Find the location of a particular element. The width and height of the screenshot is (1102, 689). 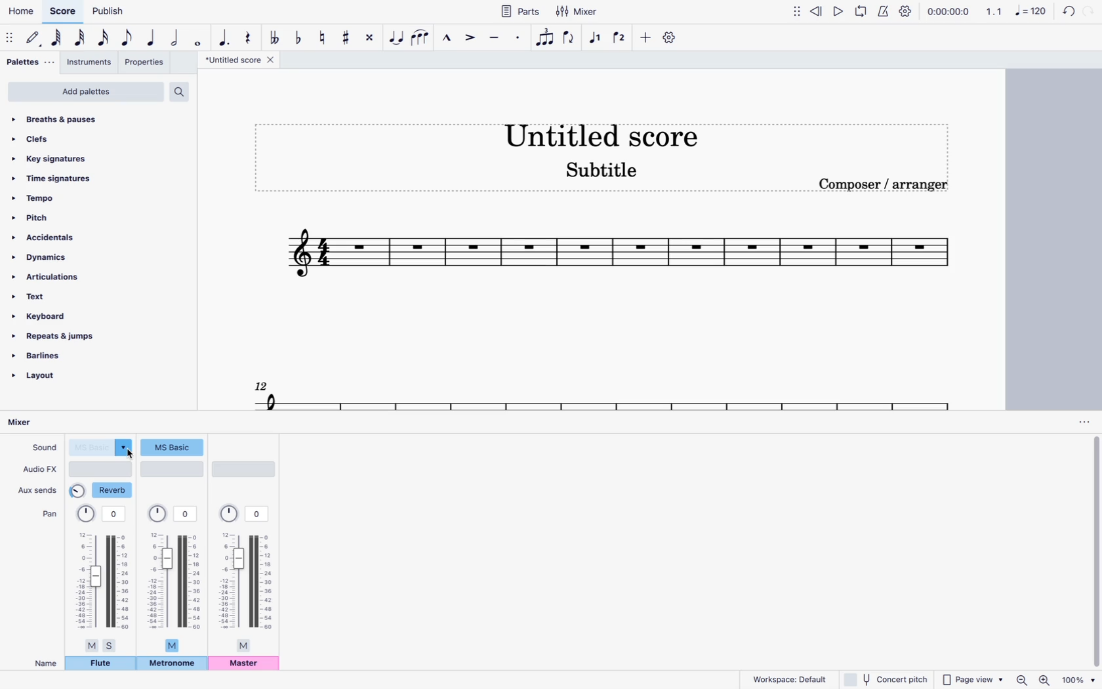

toggle double sharp is located at coordinates (372, 37).